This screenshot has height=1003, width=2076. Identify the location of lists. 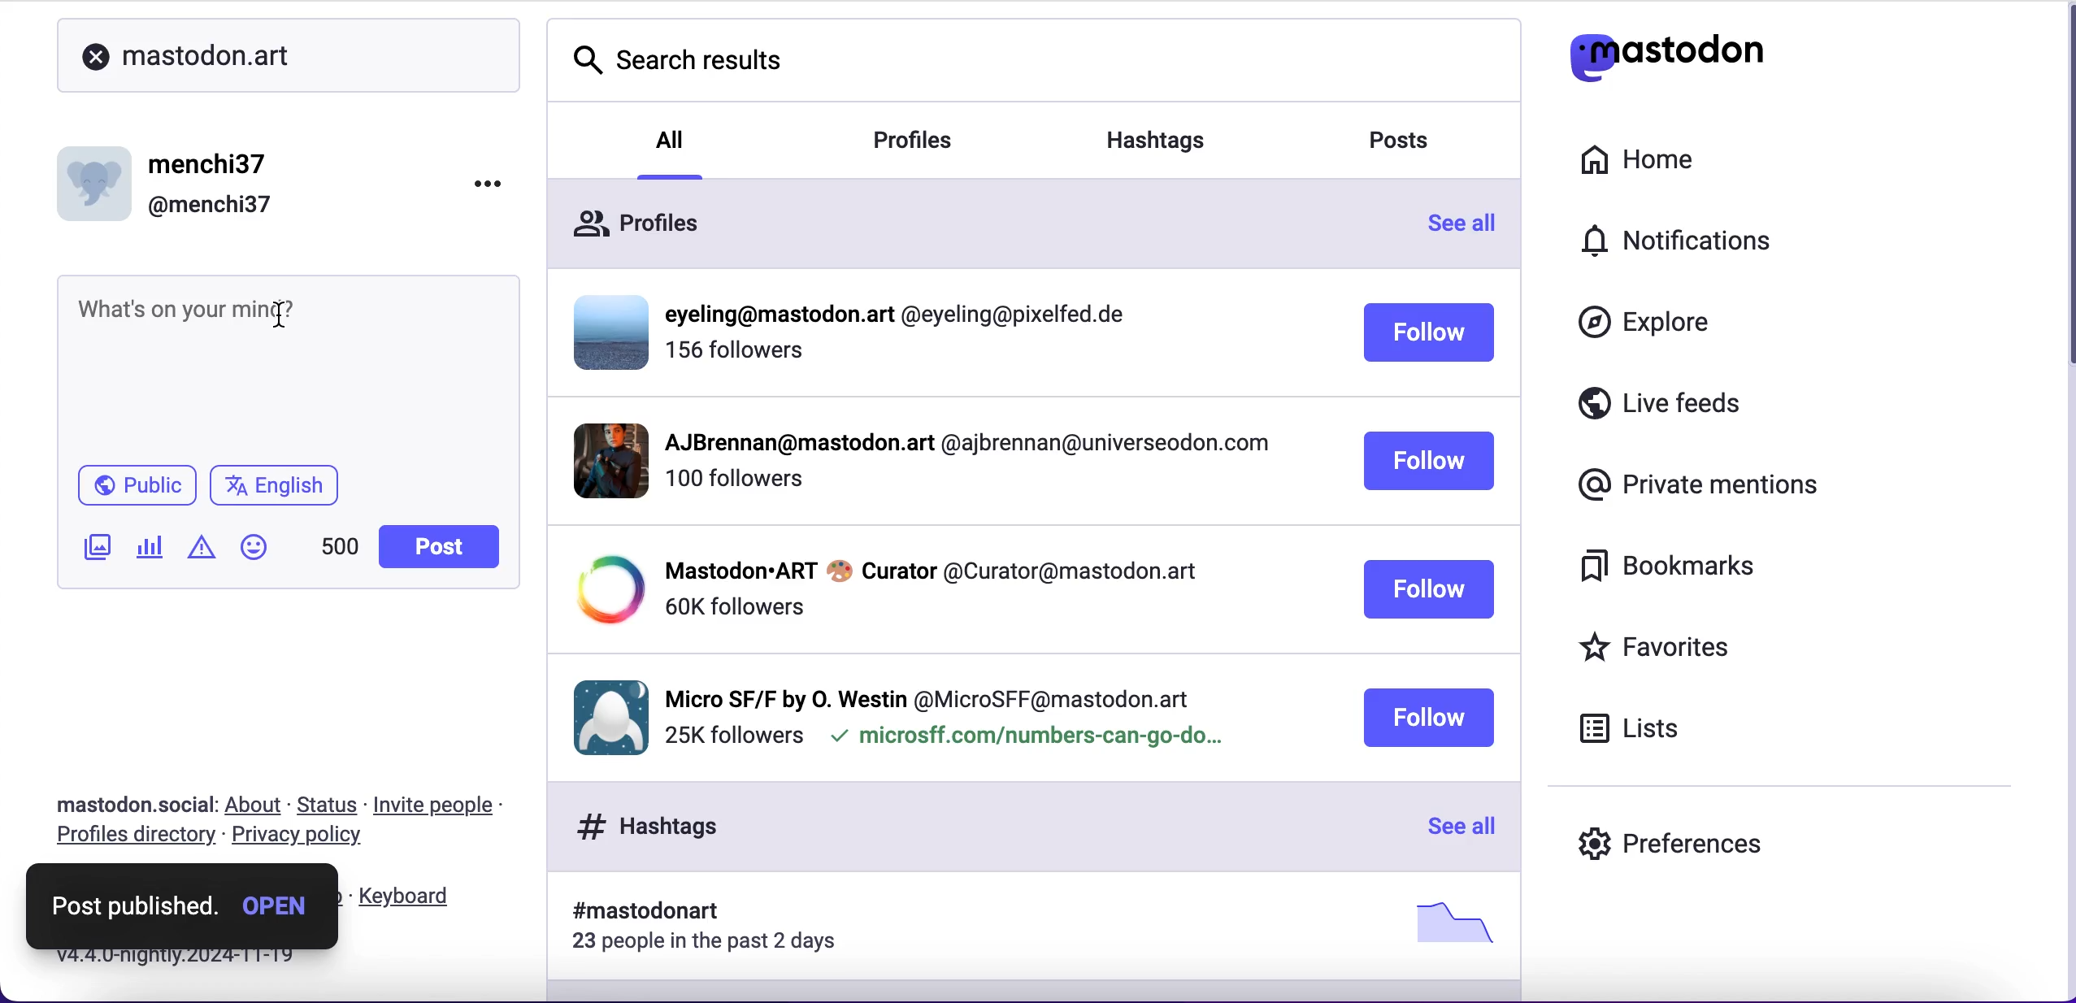
(1643, 733).